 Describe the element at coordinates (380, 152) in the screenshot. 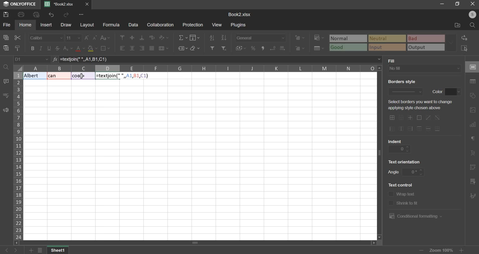

I see `vertical scroll bar` at that location.